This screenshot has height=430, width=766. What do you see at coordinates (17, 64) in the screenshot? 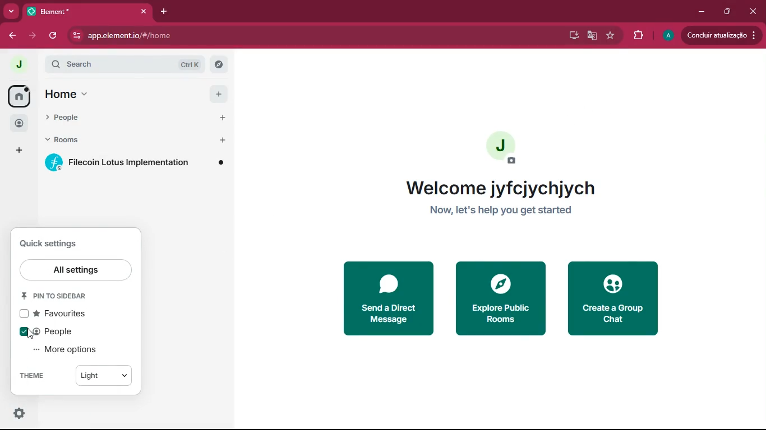
I see `profile picture` at bounding box center [17, 64].